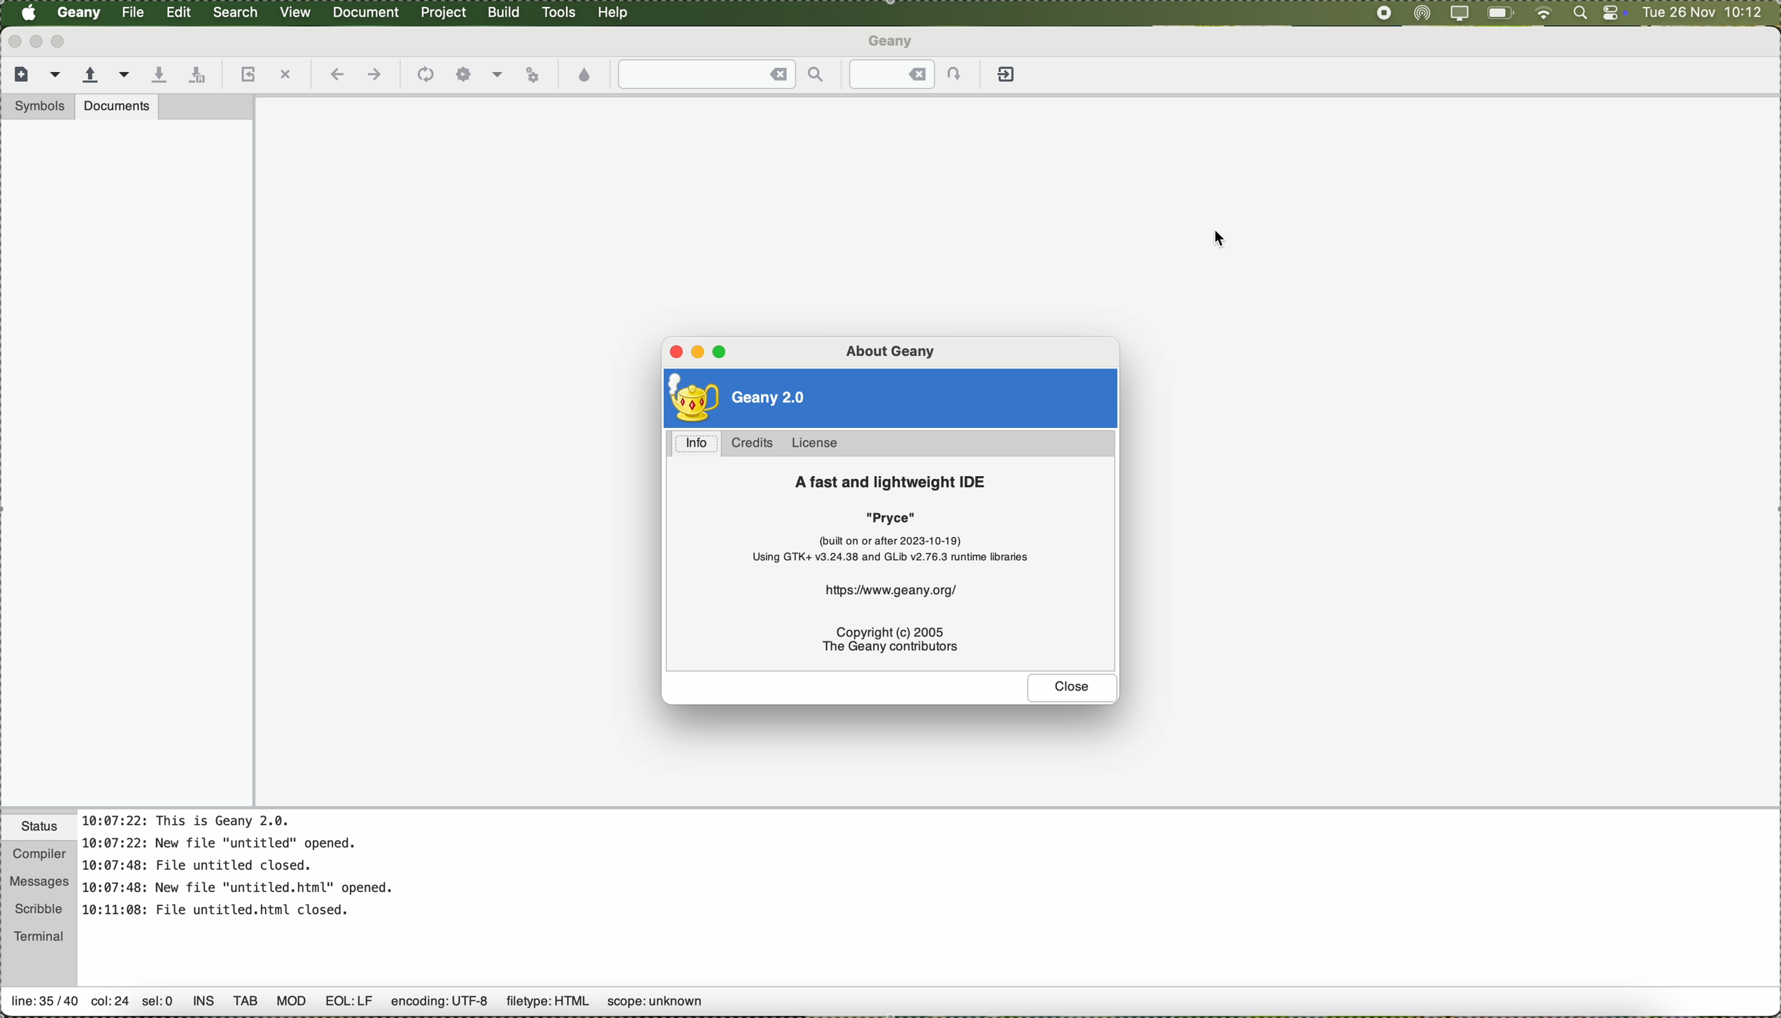 This screenshot has height=1018, width=1781. What do you see at coordinates (16, 43) in the screenshot?
I see `Close Geany` at bounding box center [16, 43].